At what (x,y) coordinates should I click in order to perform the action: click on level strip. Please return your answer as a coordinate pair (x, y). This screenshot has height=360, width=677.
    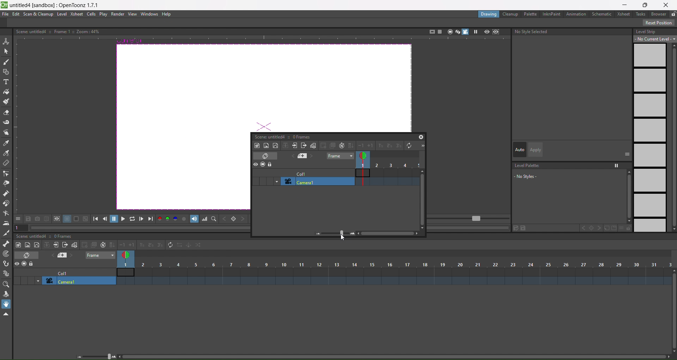
    Looking at the image, I should click on (653, 129).